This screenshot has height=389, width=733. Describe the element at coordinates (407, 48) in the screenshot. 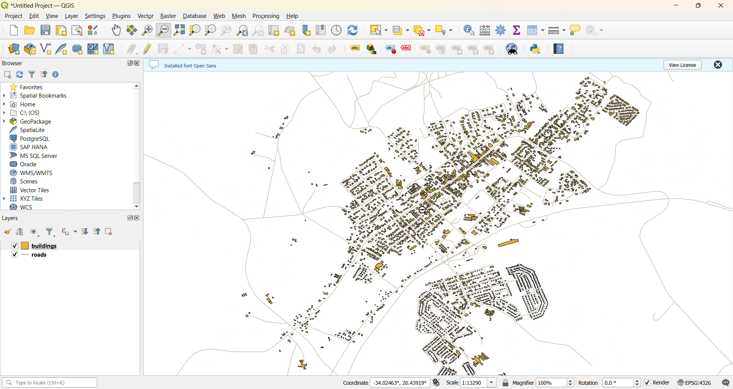

I see `label` at that location.